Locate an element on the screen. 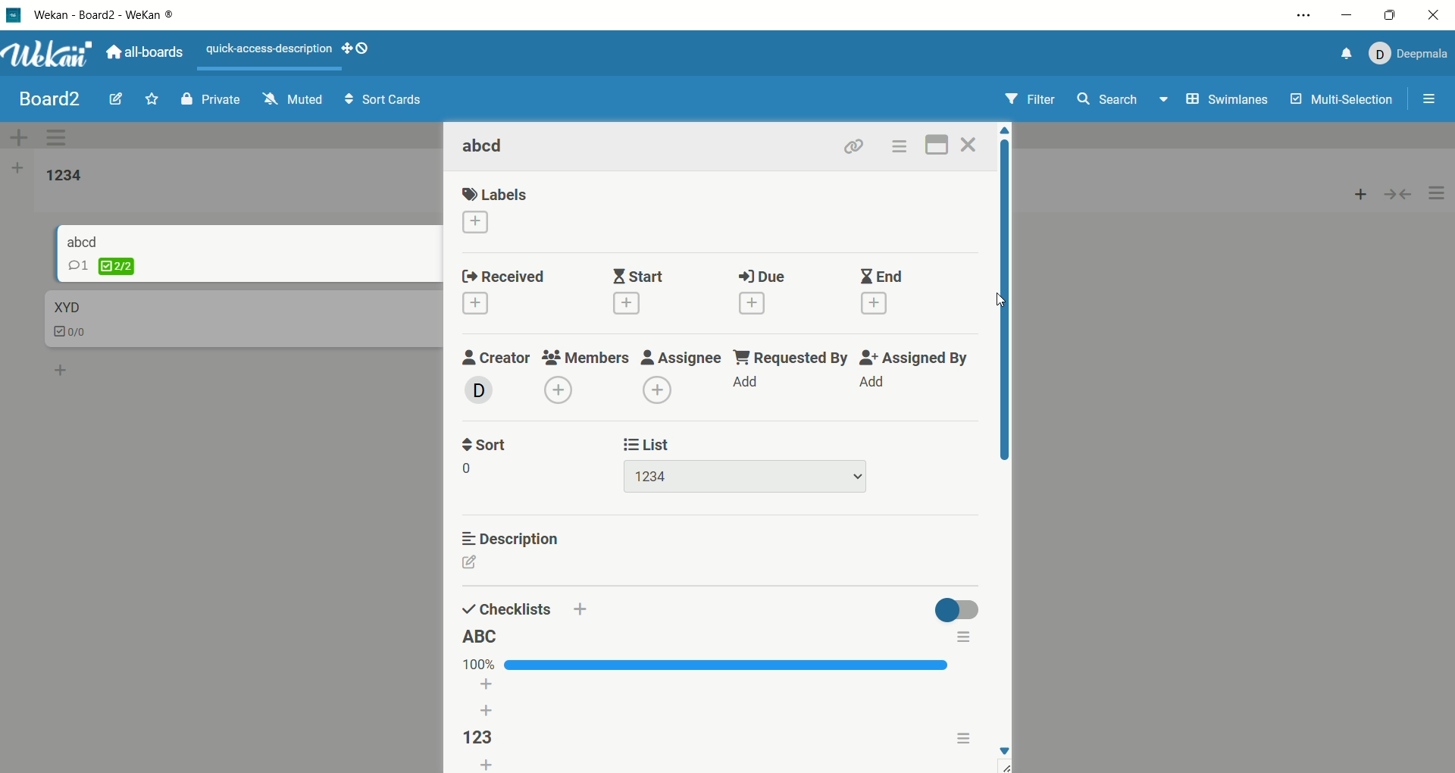 This screenshot has height=773, width=1455. minimize is located at coordinates (1347, 16).